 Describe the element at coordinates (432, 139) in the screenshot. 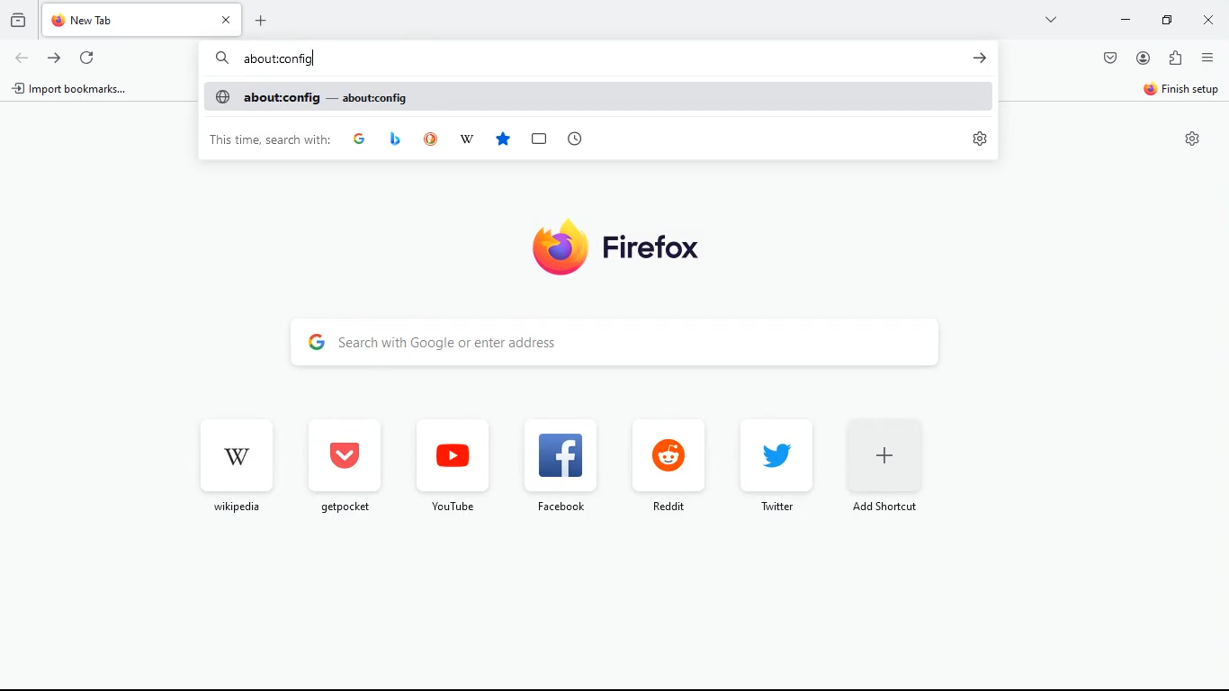

I see `DuckDuckGo` at that location.